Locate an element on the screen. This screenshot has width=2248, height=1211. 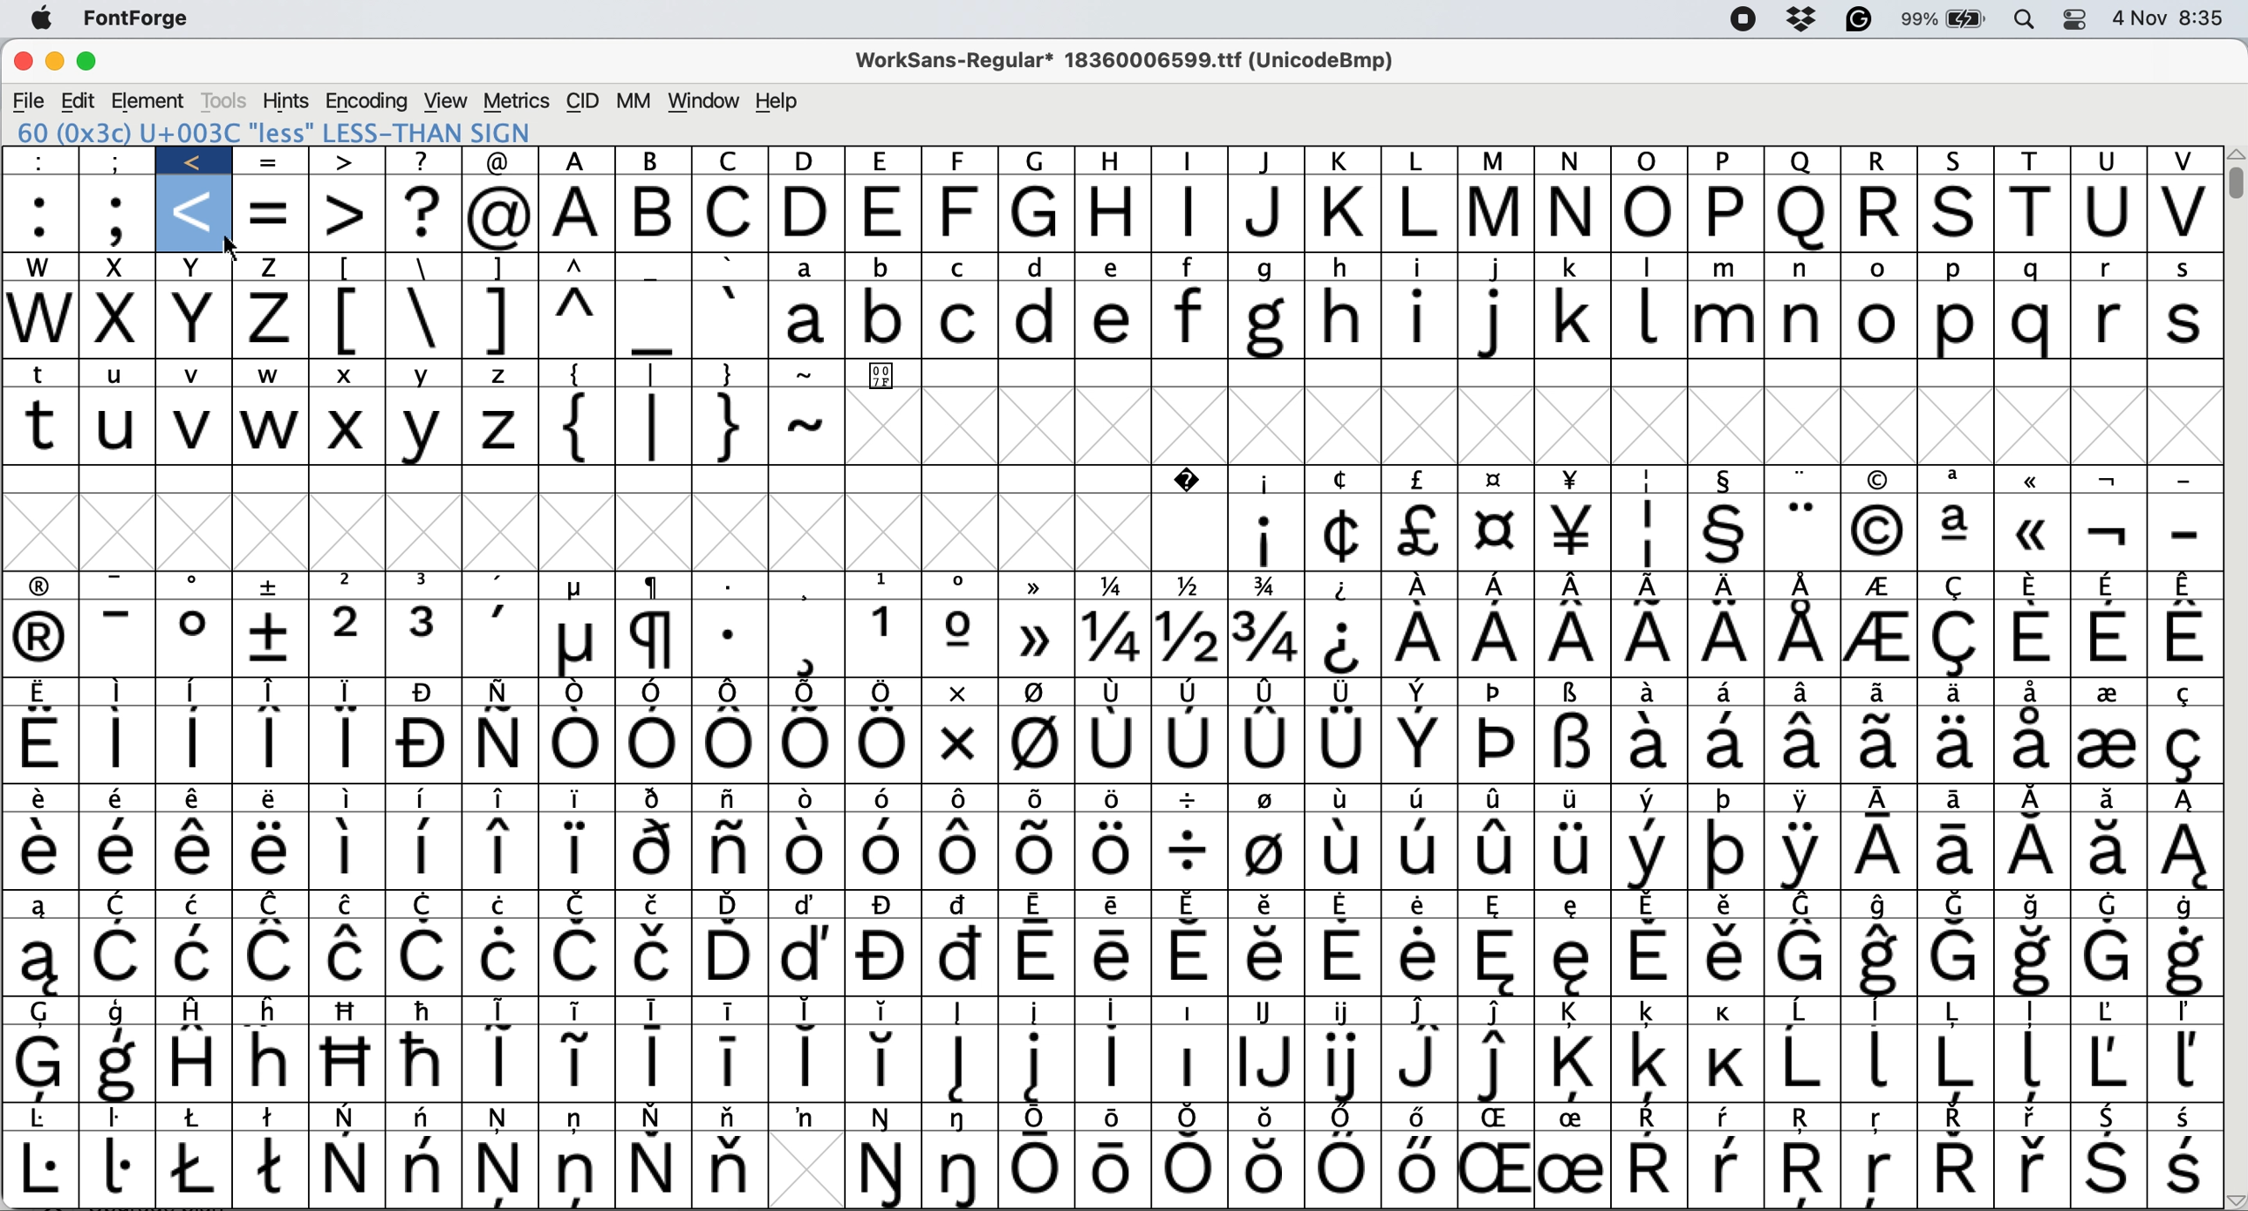
Symbol is located at coordinates (1653, 1015).